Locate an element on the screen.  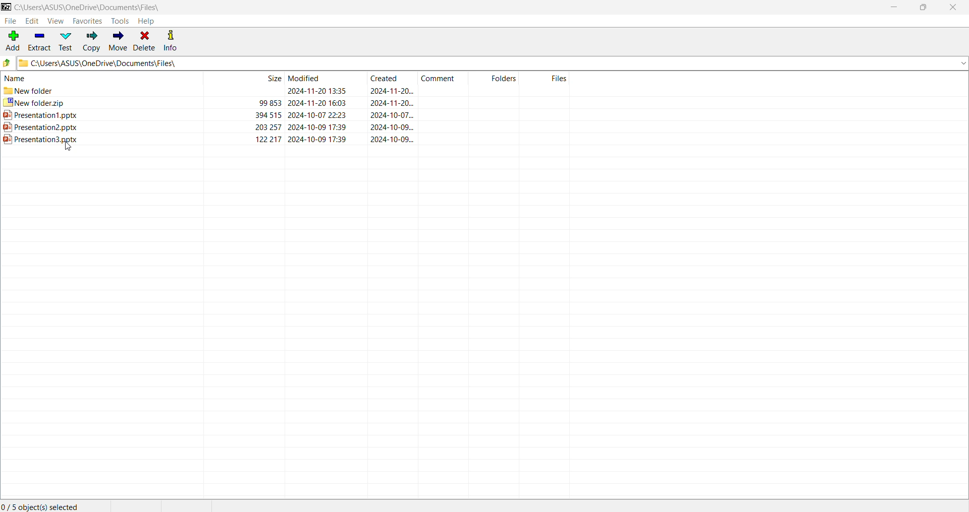
zip folder is located at coordinates (286, 103).